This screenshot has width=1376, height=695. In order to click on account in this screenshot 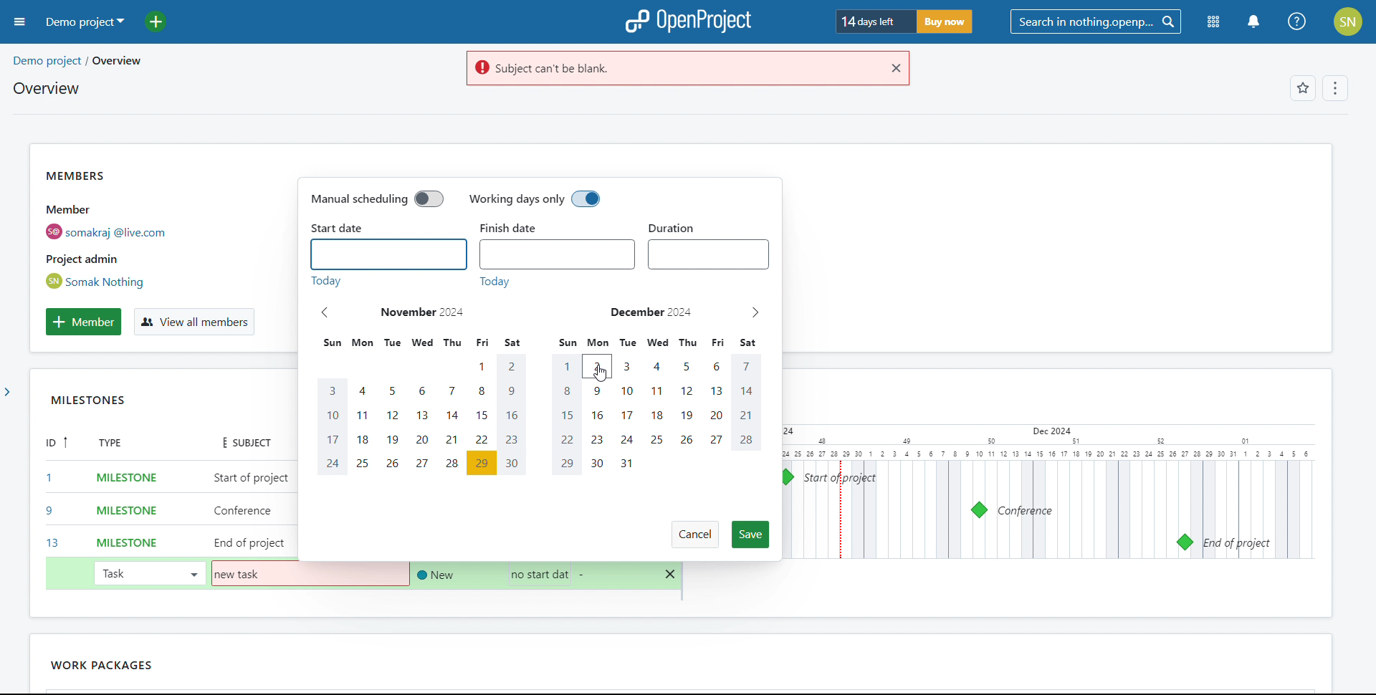, I will do `click(1349, 21)`.